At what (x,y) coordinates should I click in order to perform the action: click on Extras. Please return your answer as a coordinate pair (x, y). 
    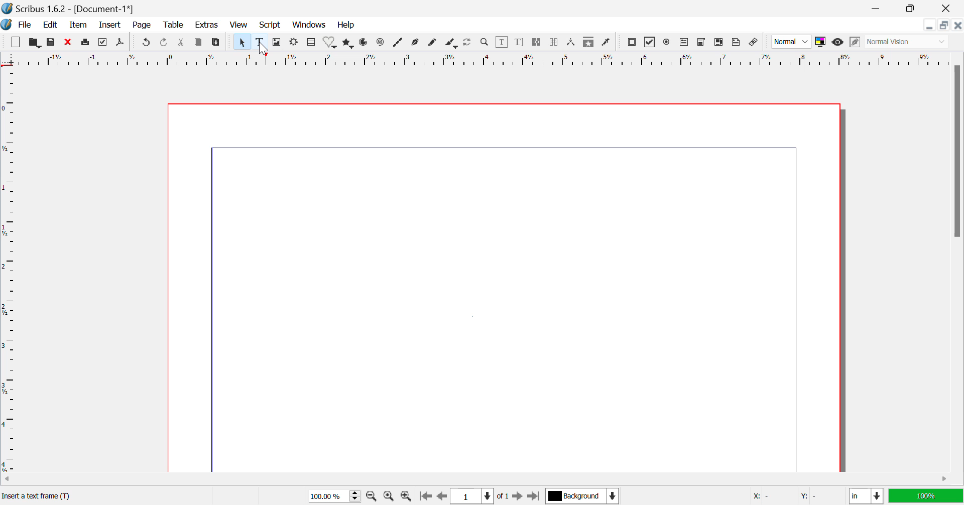
    Looking at the image, I should click on (206, 25).